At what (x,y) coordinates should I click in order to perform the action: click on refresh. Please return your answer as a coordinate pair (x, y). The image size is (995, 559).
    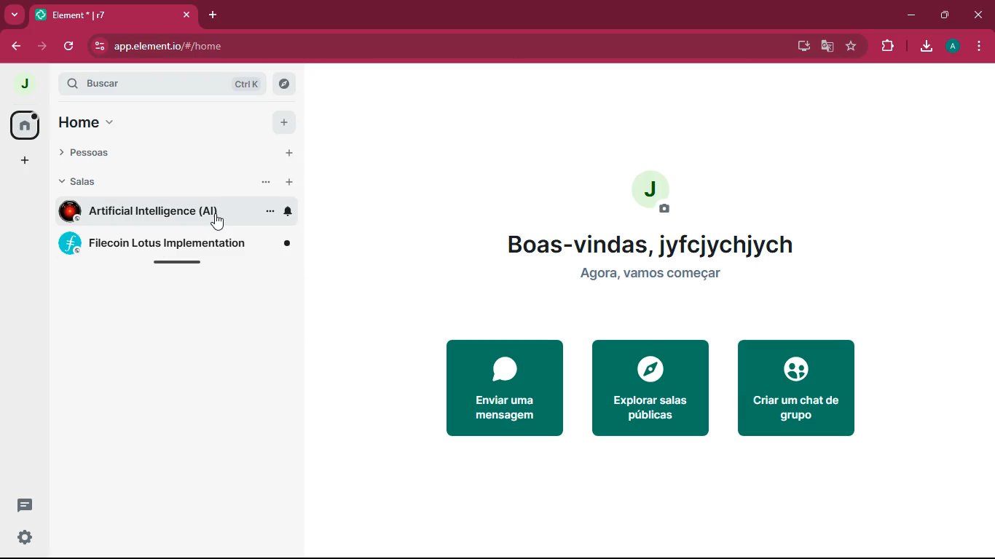
    Looking at the image, I should click on (71, 47).